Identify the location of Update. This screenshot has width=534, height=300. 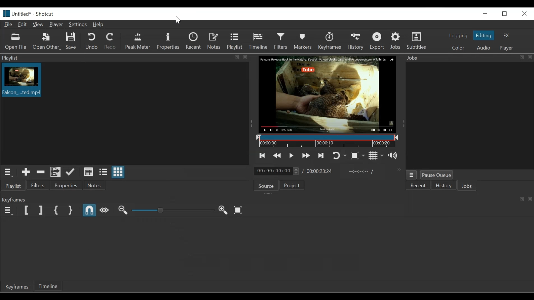
(70, 172).